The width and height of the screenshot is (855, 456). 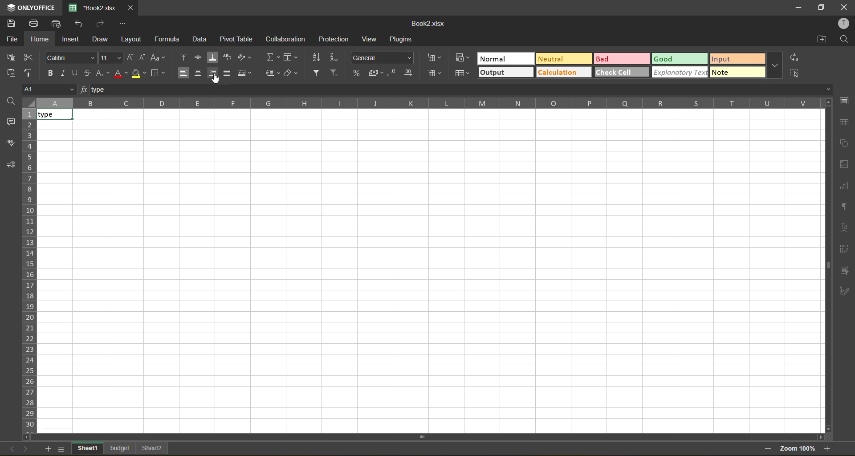 I want to click on sheet list, so click(x=63, y=449).